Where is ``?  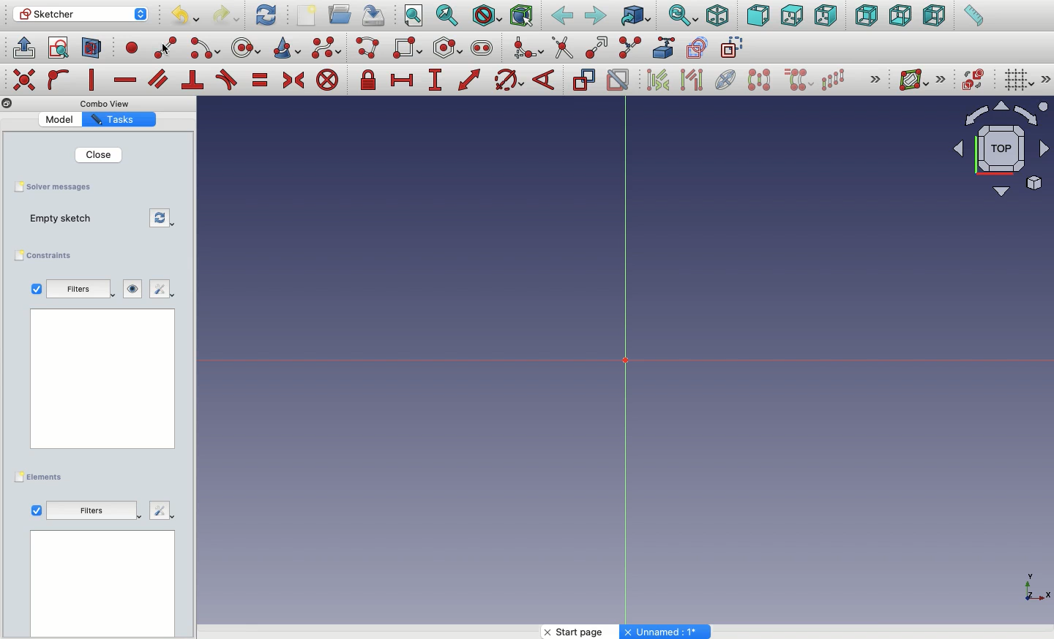
 is located at coordinates (1031, 586).